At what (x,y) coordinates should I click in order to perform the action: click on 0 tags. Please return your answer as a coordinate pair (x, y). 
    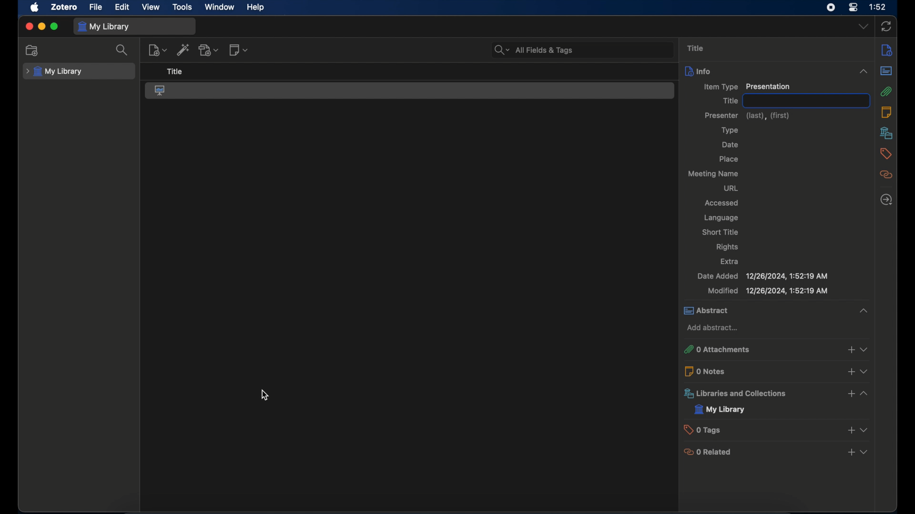
    Looking at the image, I should click on (777, 429).